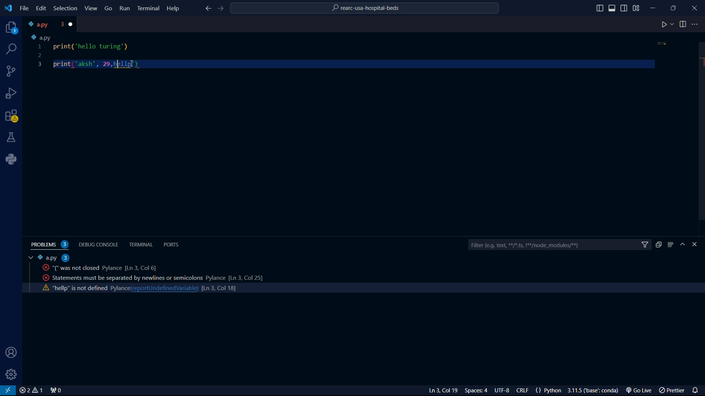 Image resolution: width=705 pixels, height=396 pixels. I want to click on Go, so click(109, 8).